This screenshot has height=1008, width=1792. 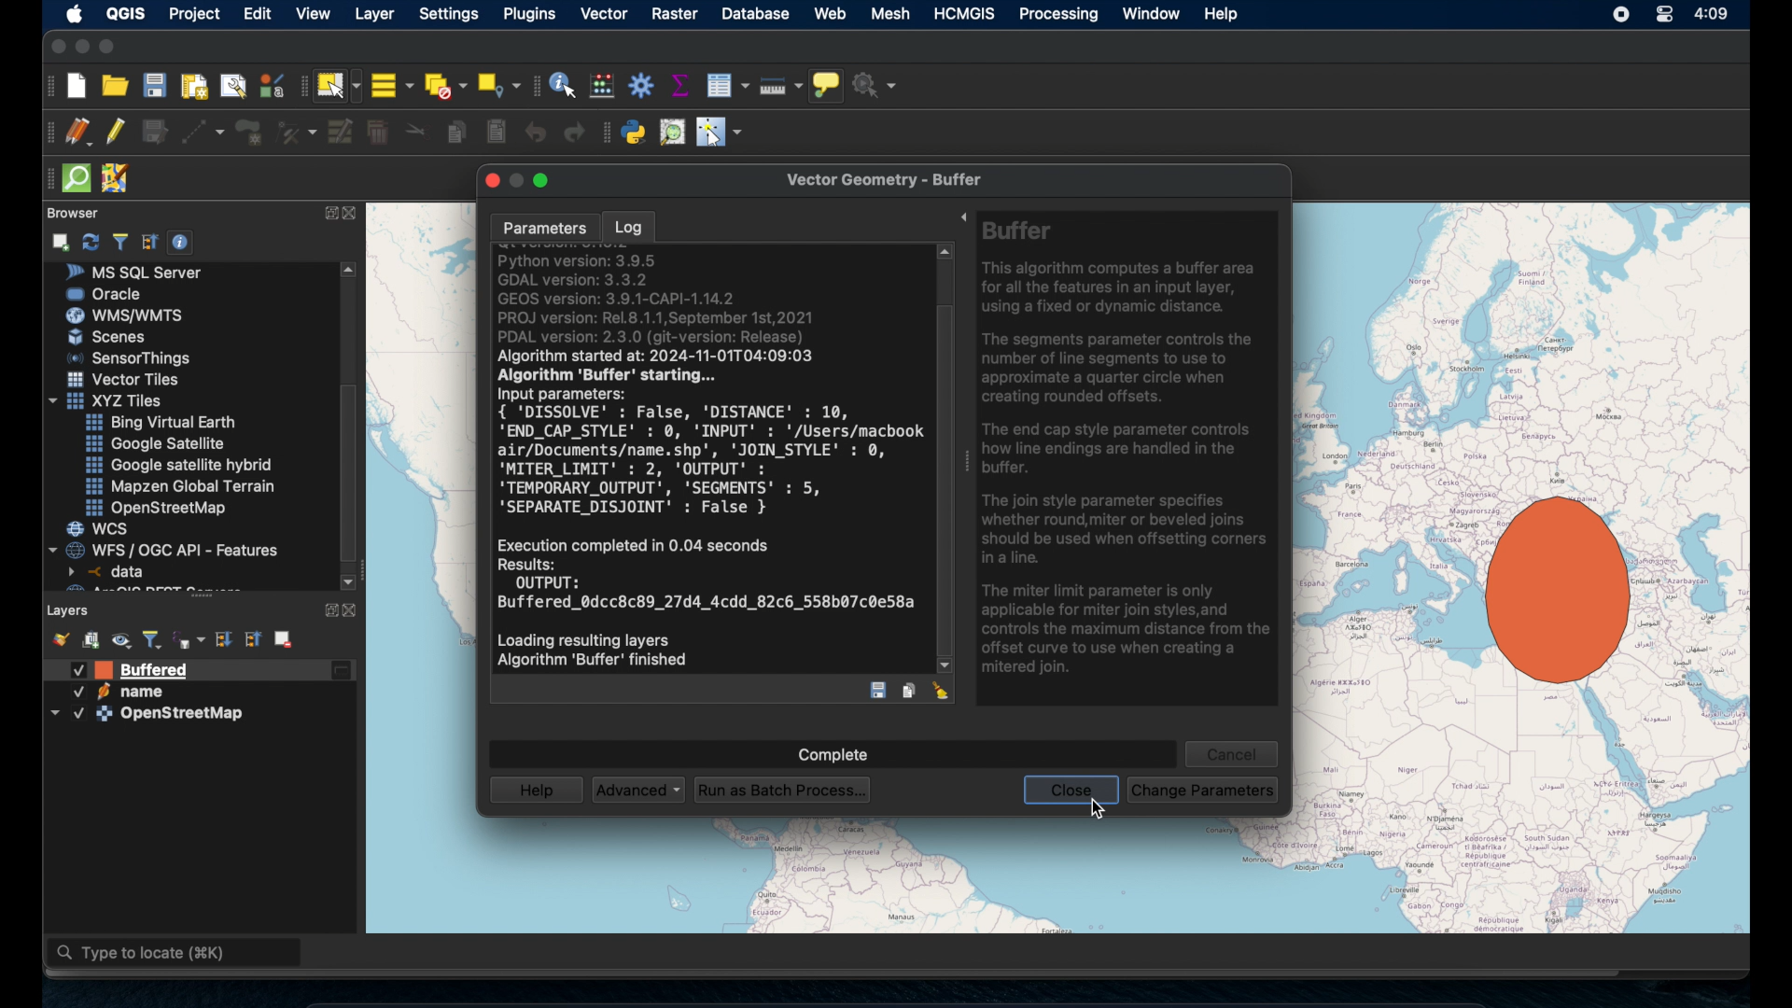 What do you see at coordinates (338, 85) in the screenshot?
I see `select features by area or single click` at bounding box center [338, 85].